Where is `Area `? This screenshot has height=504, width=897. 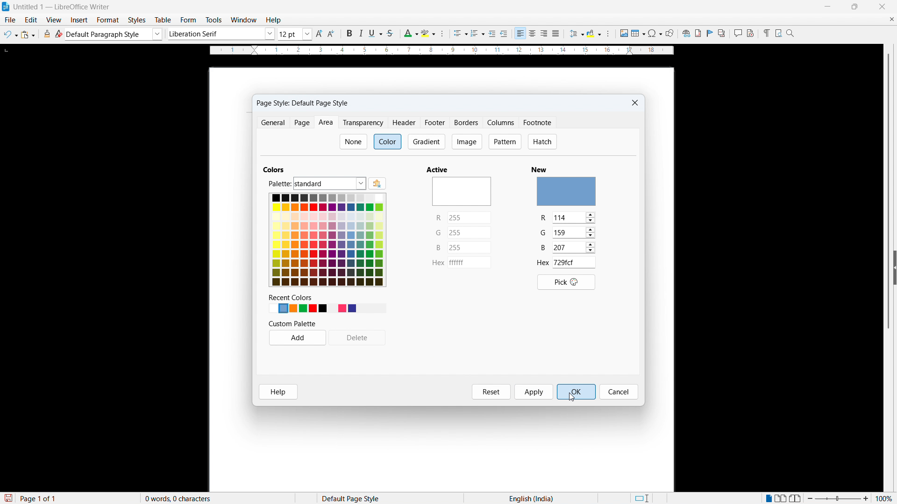
Area  is located at coordinates (327, 123).